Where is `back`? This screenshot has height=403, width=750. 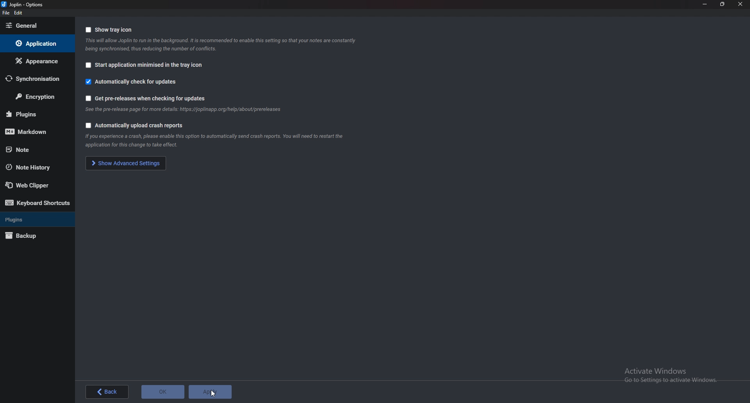 back is located at coordinates (107, 392).